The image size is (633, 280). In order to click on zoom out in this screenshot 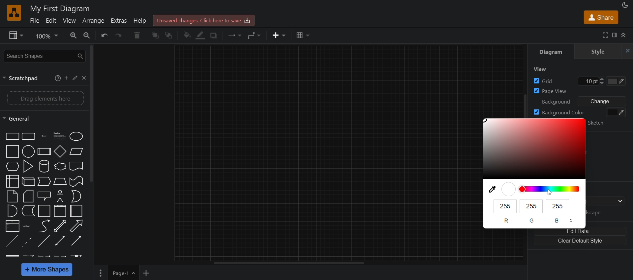, I will do `click(86, 36)`.